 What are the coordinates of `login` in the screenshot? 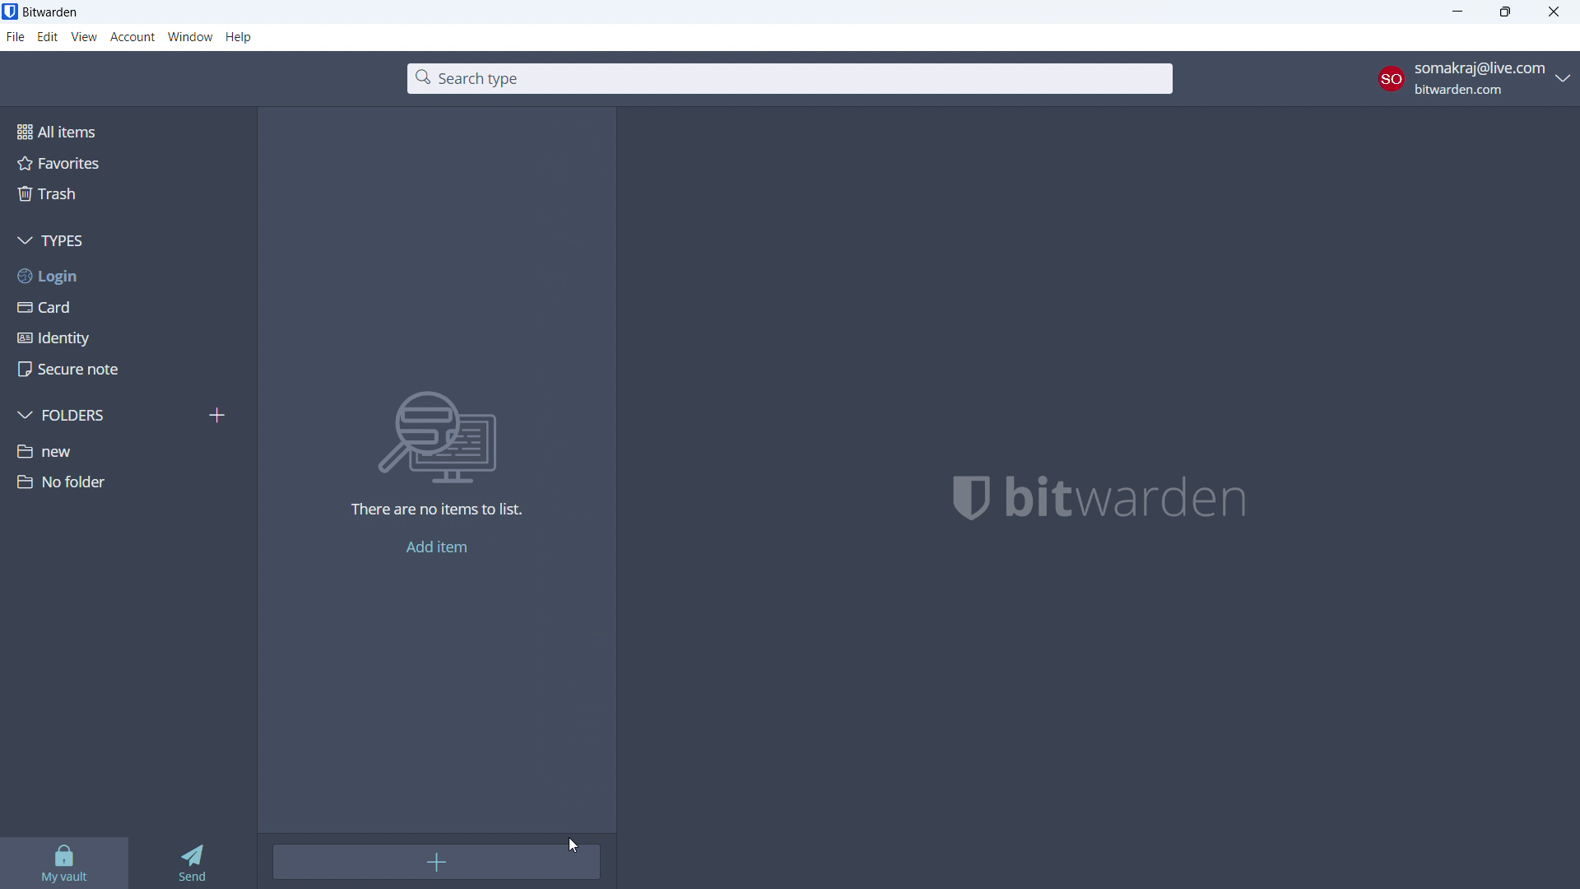 It's located at (128, 276).